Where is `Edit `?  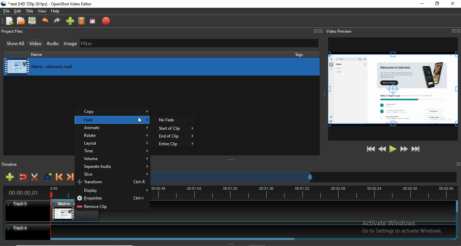
Edit  is located at coordinates (19, 11).